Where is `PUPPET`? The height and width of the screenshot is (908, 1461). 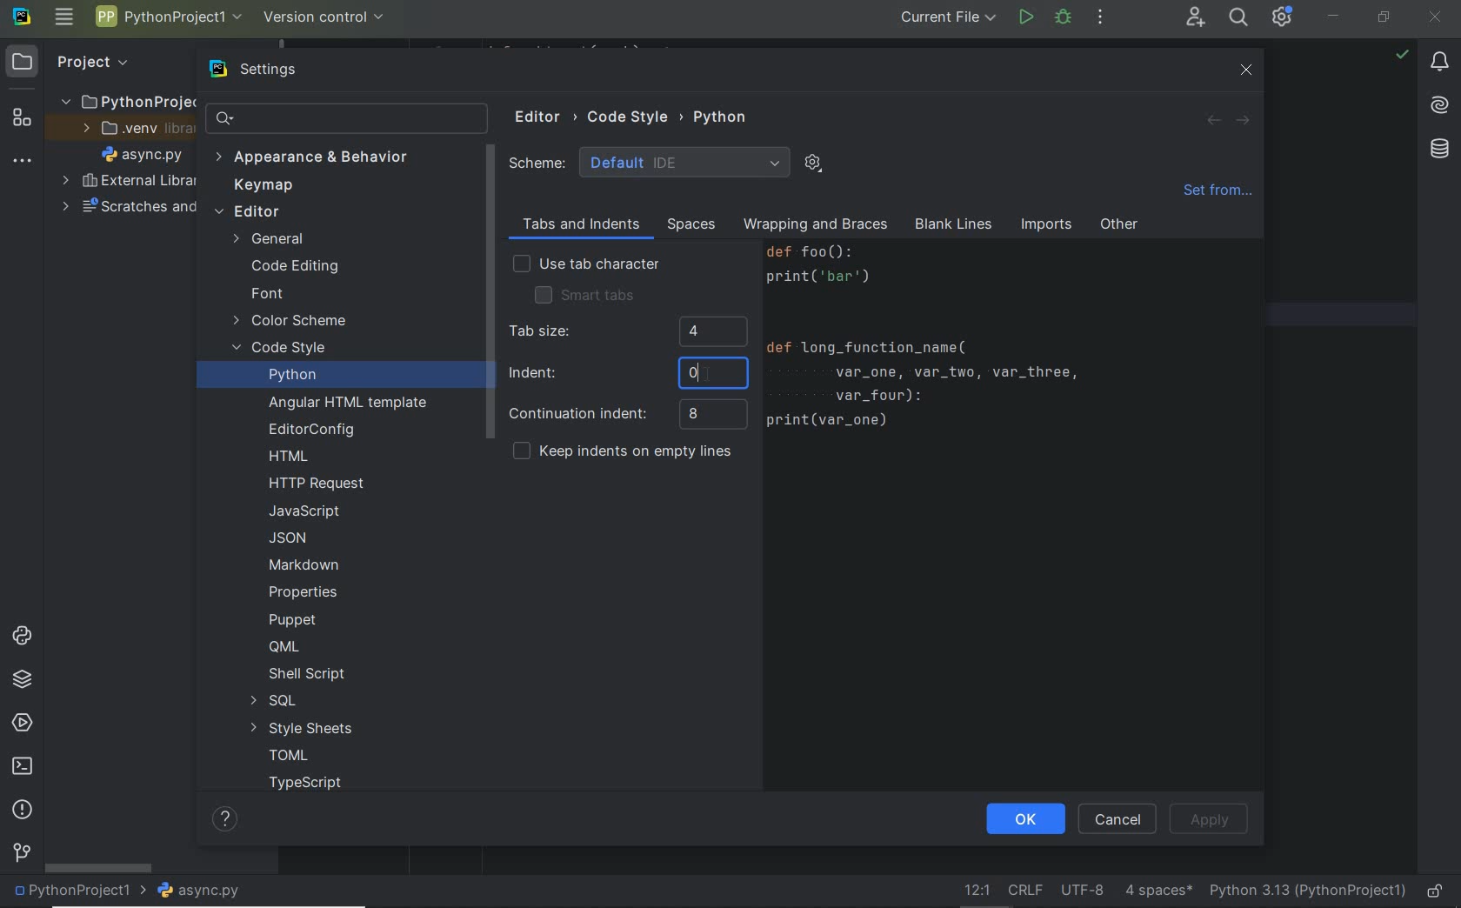
PUPPET is located at coordinates (296, 619).